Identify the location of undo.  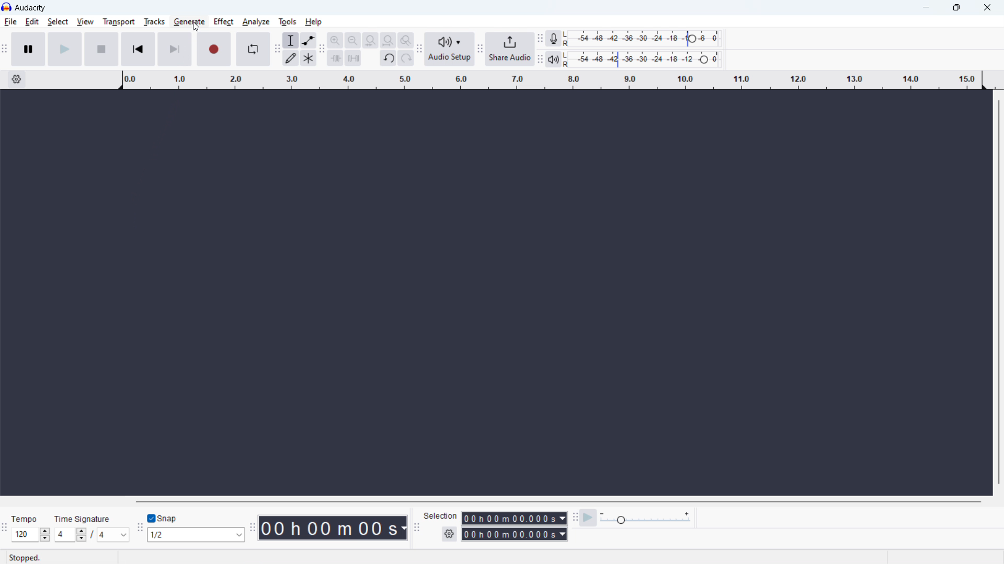
(388, 58).